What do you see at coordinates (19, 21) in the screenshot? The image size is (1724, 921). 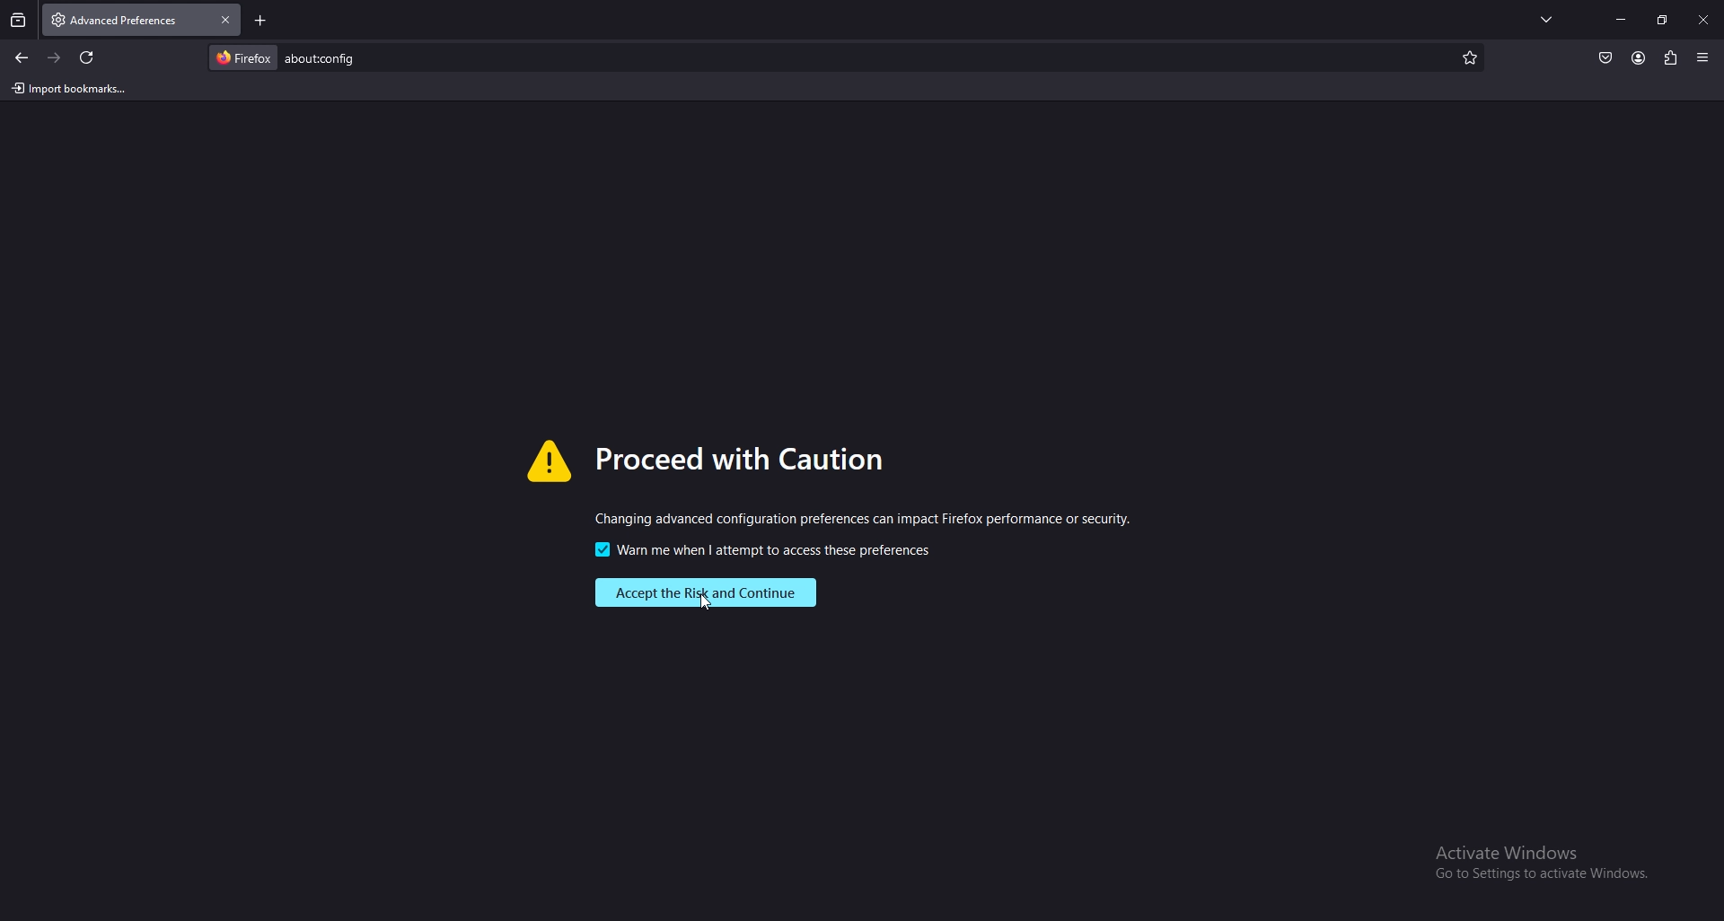 I see `recent browsing` at bounding box center [19, 21].